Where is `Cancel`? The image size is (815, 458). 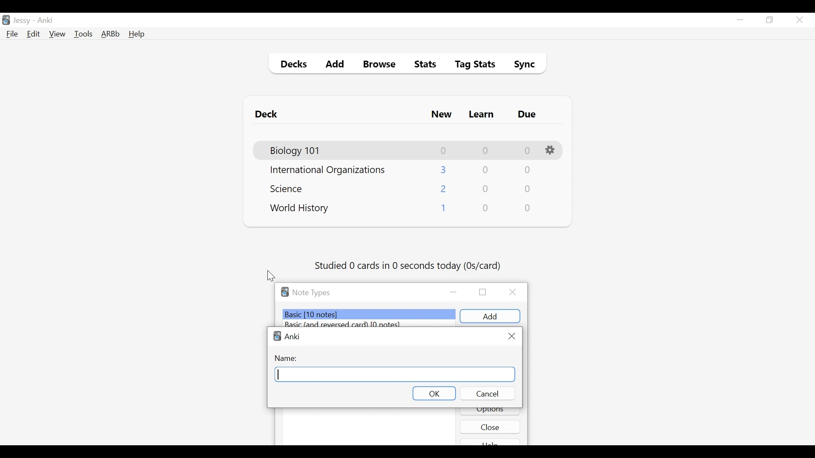 Cancel is located at coordinates (487, 393).